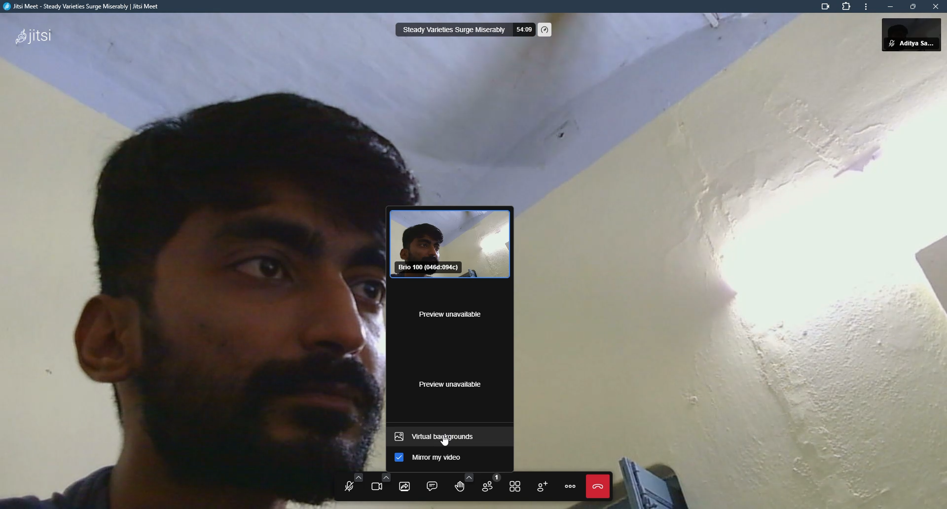  What do you see at coordinates (33, 35) in the screenshot?
I see `jitsi` at bounding box center [33, 35].